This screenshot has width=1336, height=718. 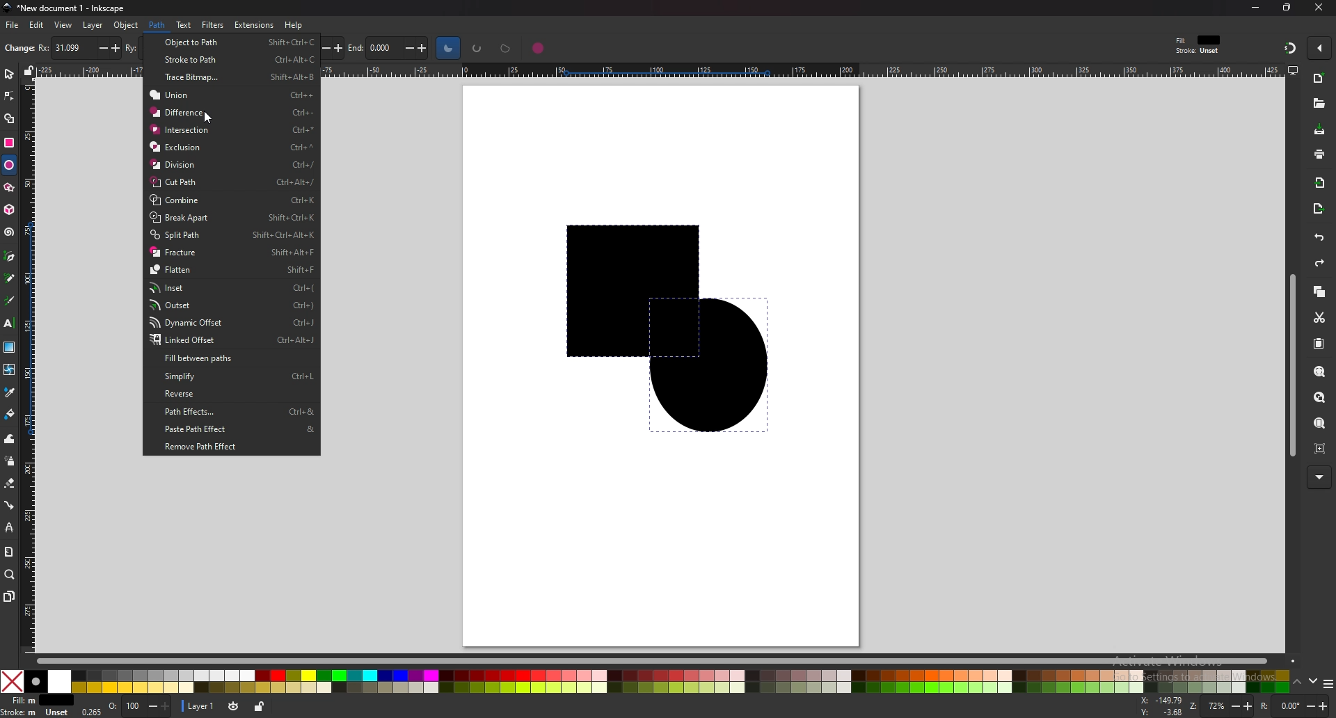 What do you see at coordinates (77, 47) in the screenshot?
I see `horizontal radius` at bounding box center [77, 47].